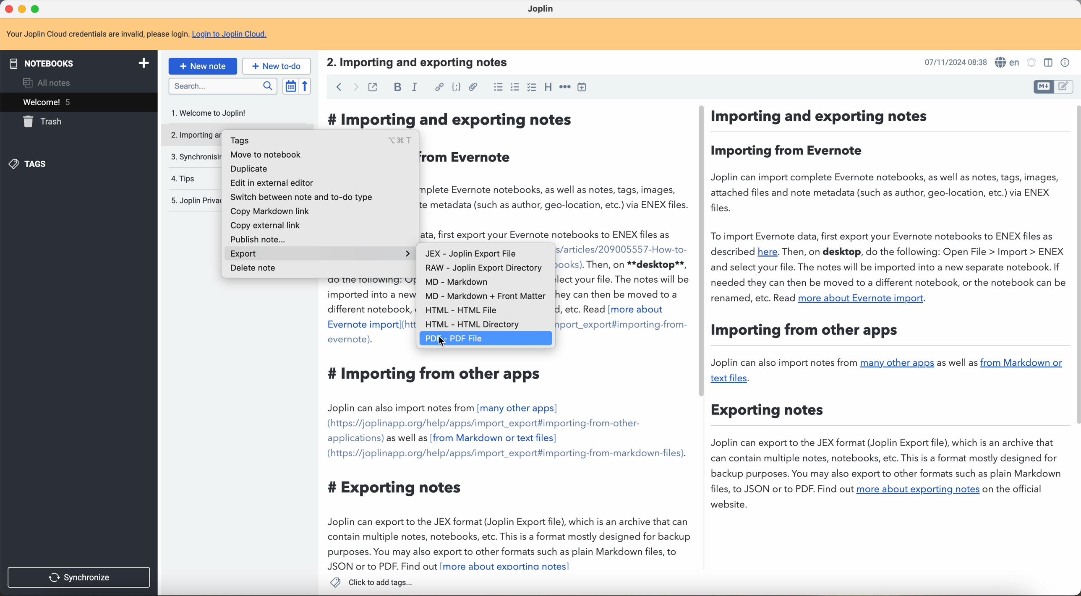 The height and width of the screenshot is (596, 1081). I want to click on Importing and exporting notes: Joplin can important complete Evernote notebooks, as well as notes, tags, images, attached files and note metadata (such as as author, geo-location, etc) vía ENEX files. To import Evernote data, first export your Evernote notebooks to ENEX files aside described (here)…, so click(556, 176).